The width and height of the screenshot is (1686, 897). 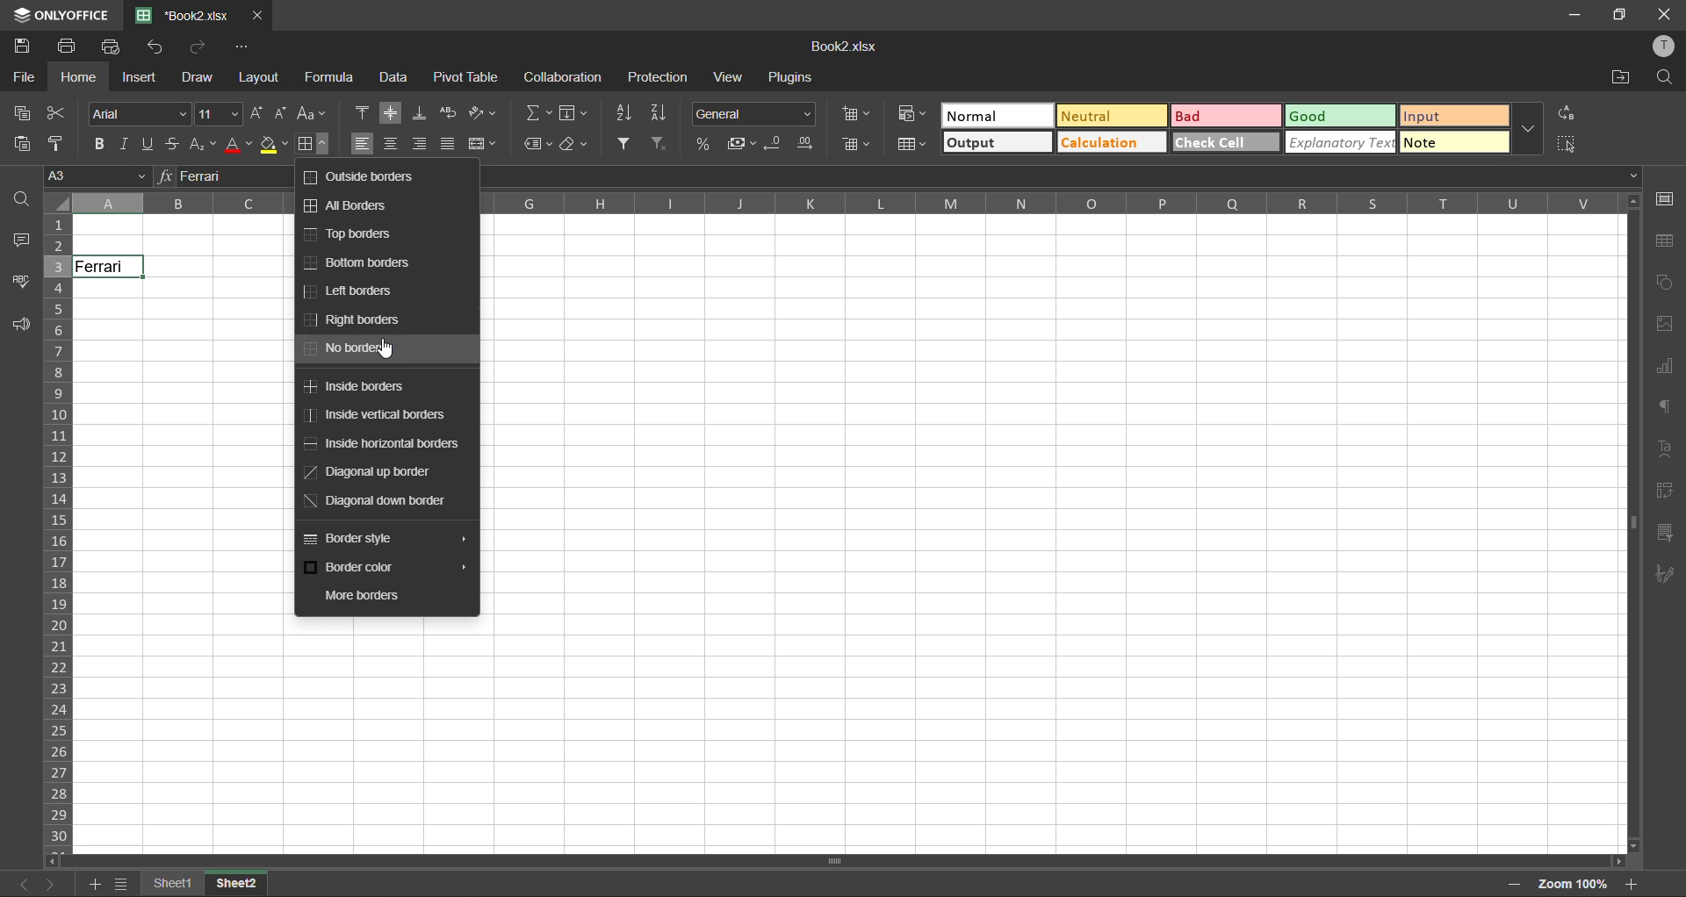 What do you see at coordinates (1631, 203) in the screenshot?
I see `scroll up` at bounding box center [1631, 203].